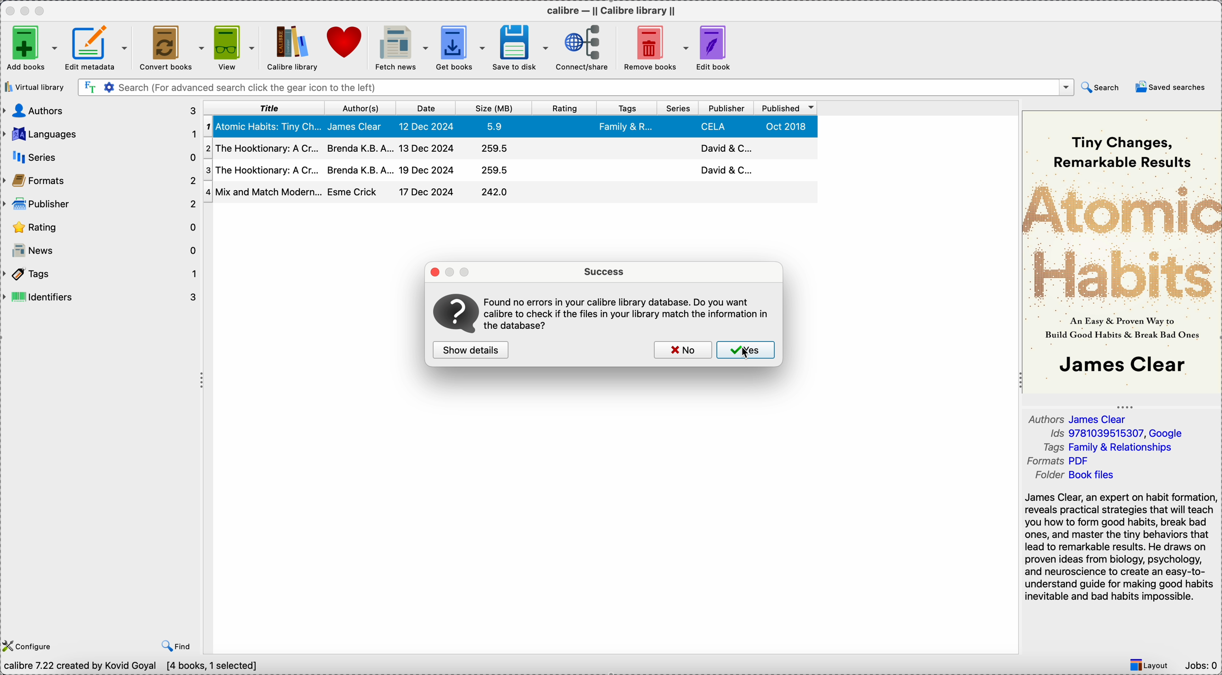 This screenshot has width=1222, height=675. What do you see at coordinates (509, 171) in the screenshot?
I see `third book` at bounding box center [509, 171].